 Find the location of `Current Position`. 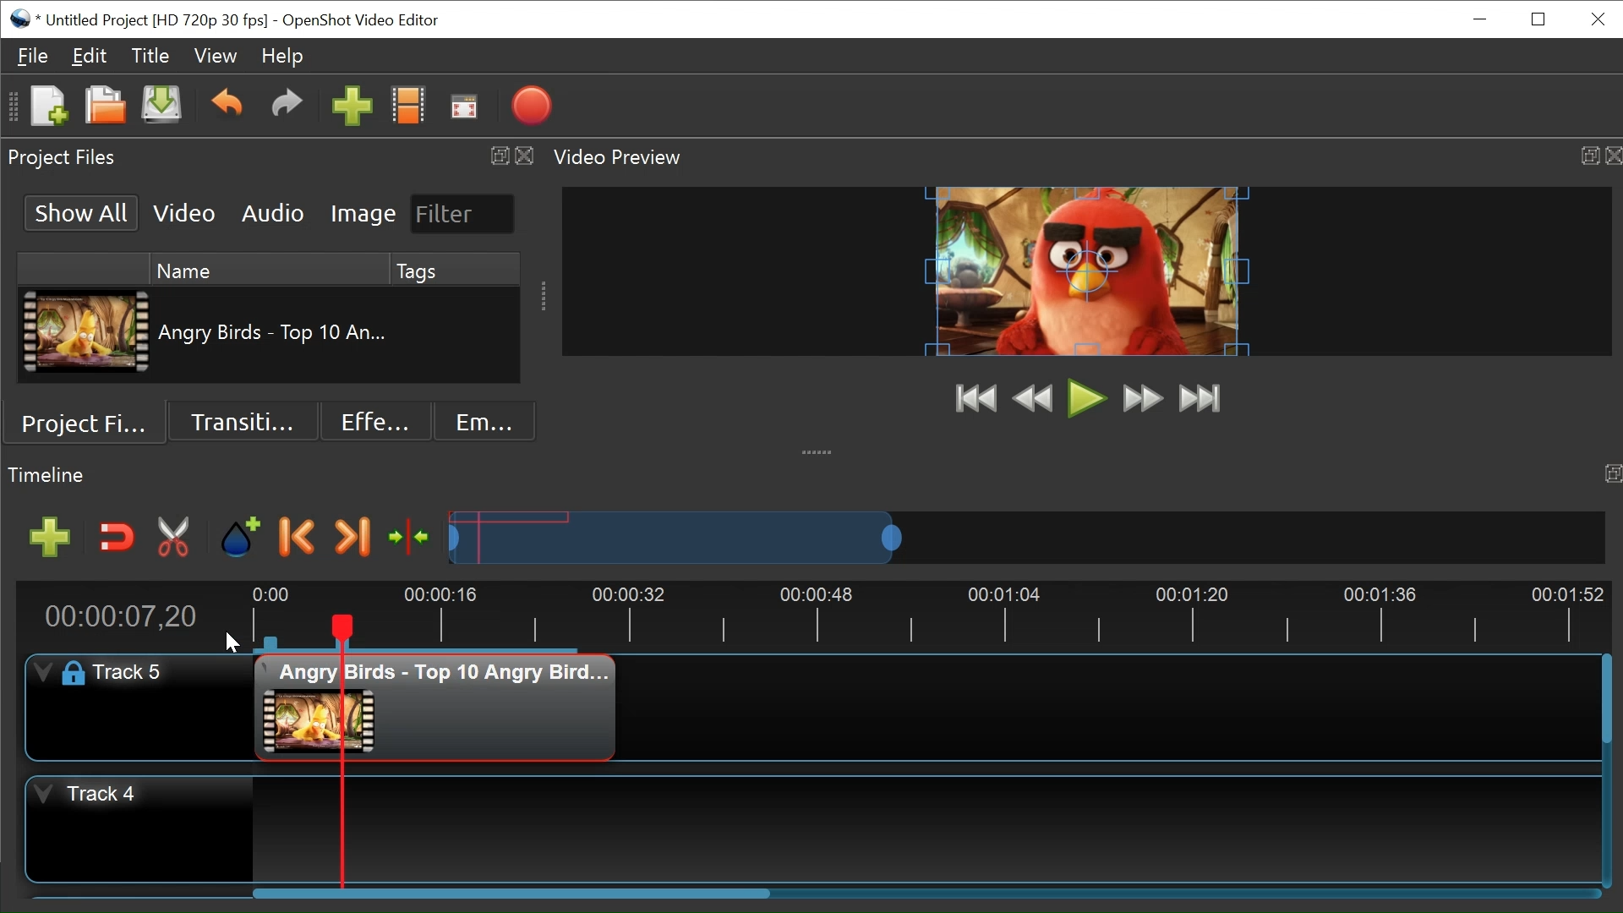

Current Position is located at coordinates (125, 615).